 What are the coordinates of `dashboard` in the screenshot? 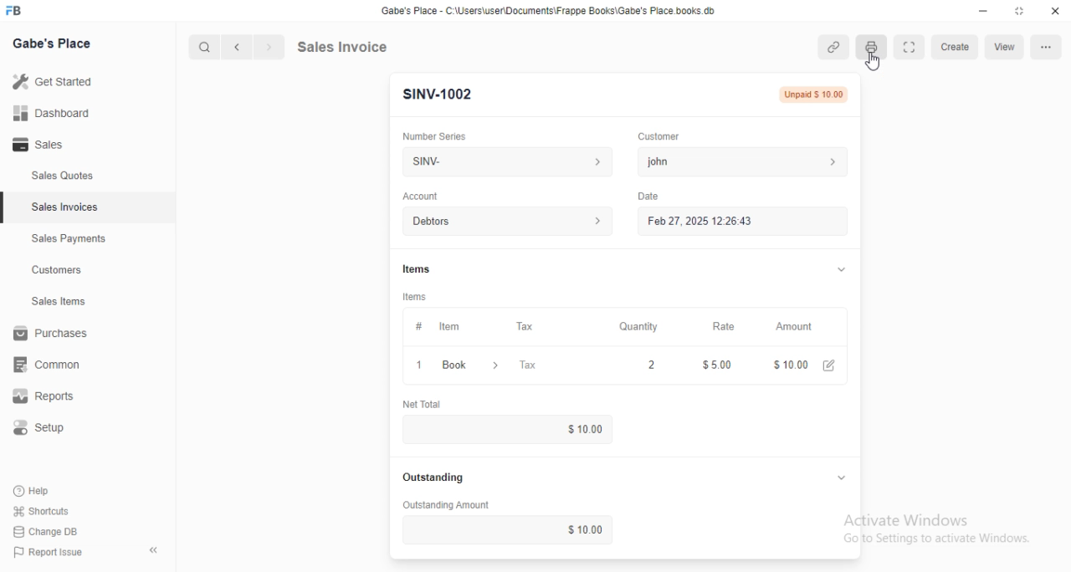 It's located at (52, 113).